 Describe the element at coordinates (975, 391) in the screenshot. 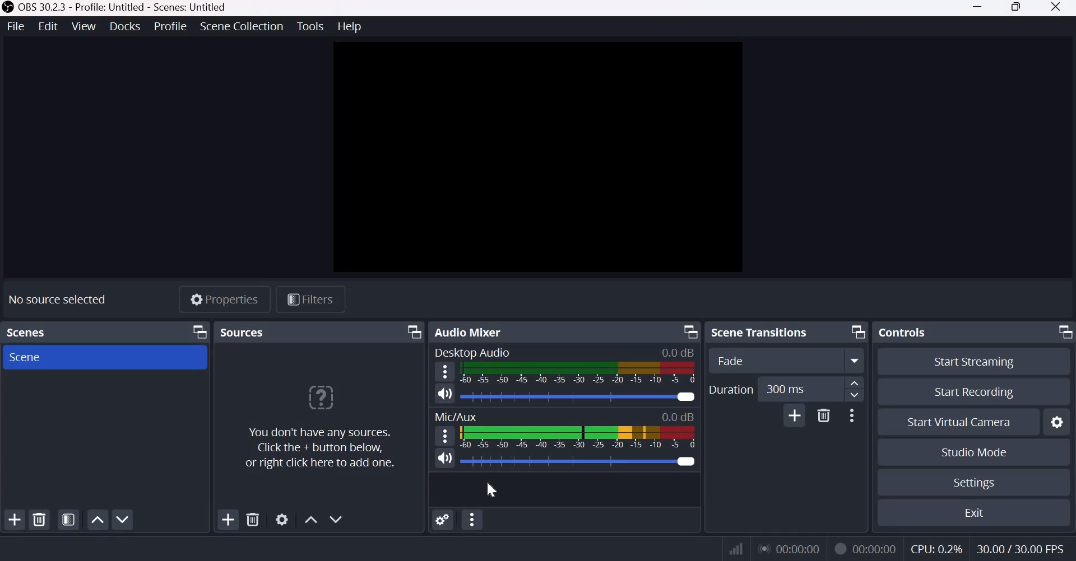

I see `Start Recording` at that location.